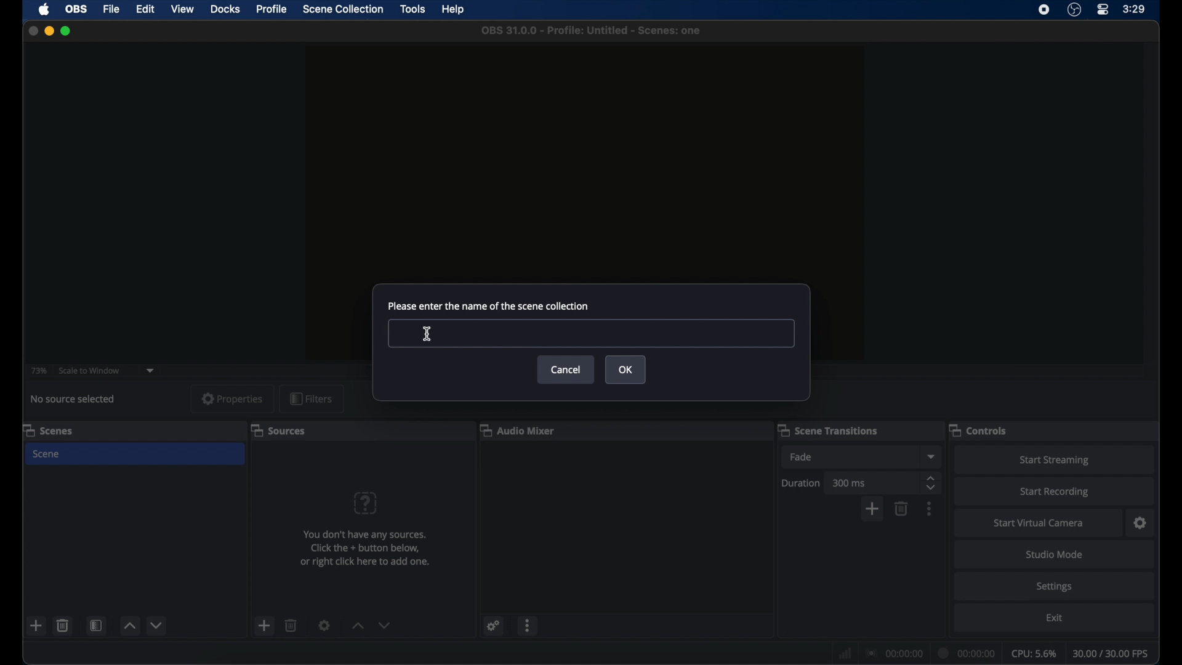 The width and height of the screenshot is (1182, 665). Describe the element at coordinates (1056, 492) in the screenshot. I see `start recording` at that location.